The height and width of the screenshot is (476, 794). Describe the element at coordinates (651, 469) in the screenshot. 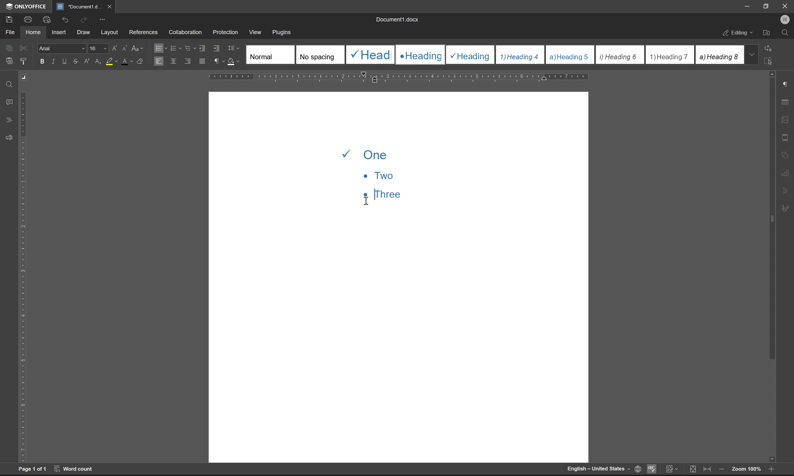

I see `spell checking` at that location.